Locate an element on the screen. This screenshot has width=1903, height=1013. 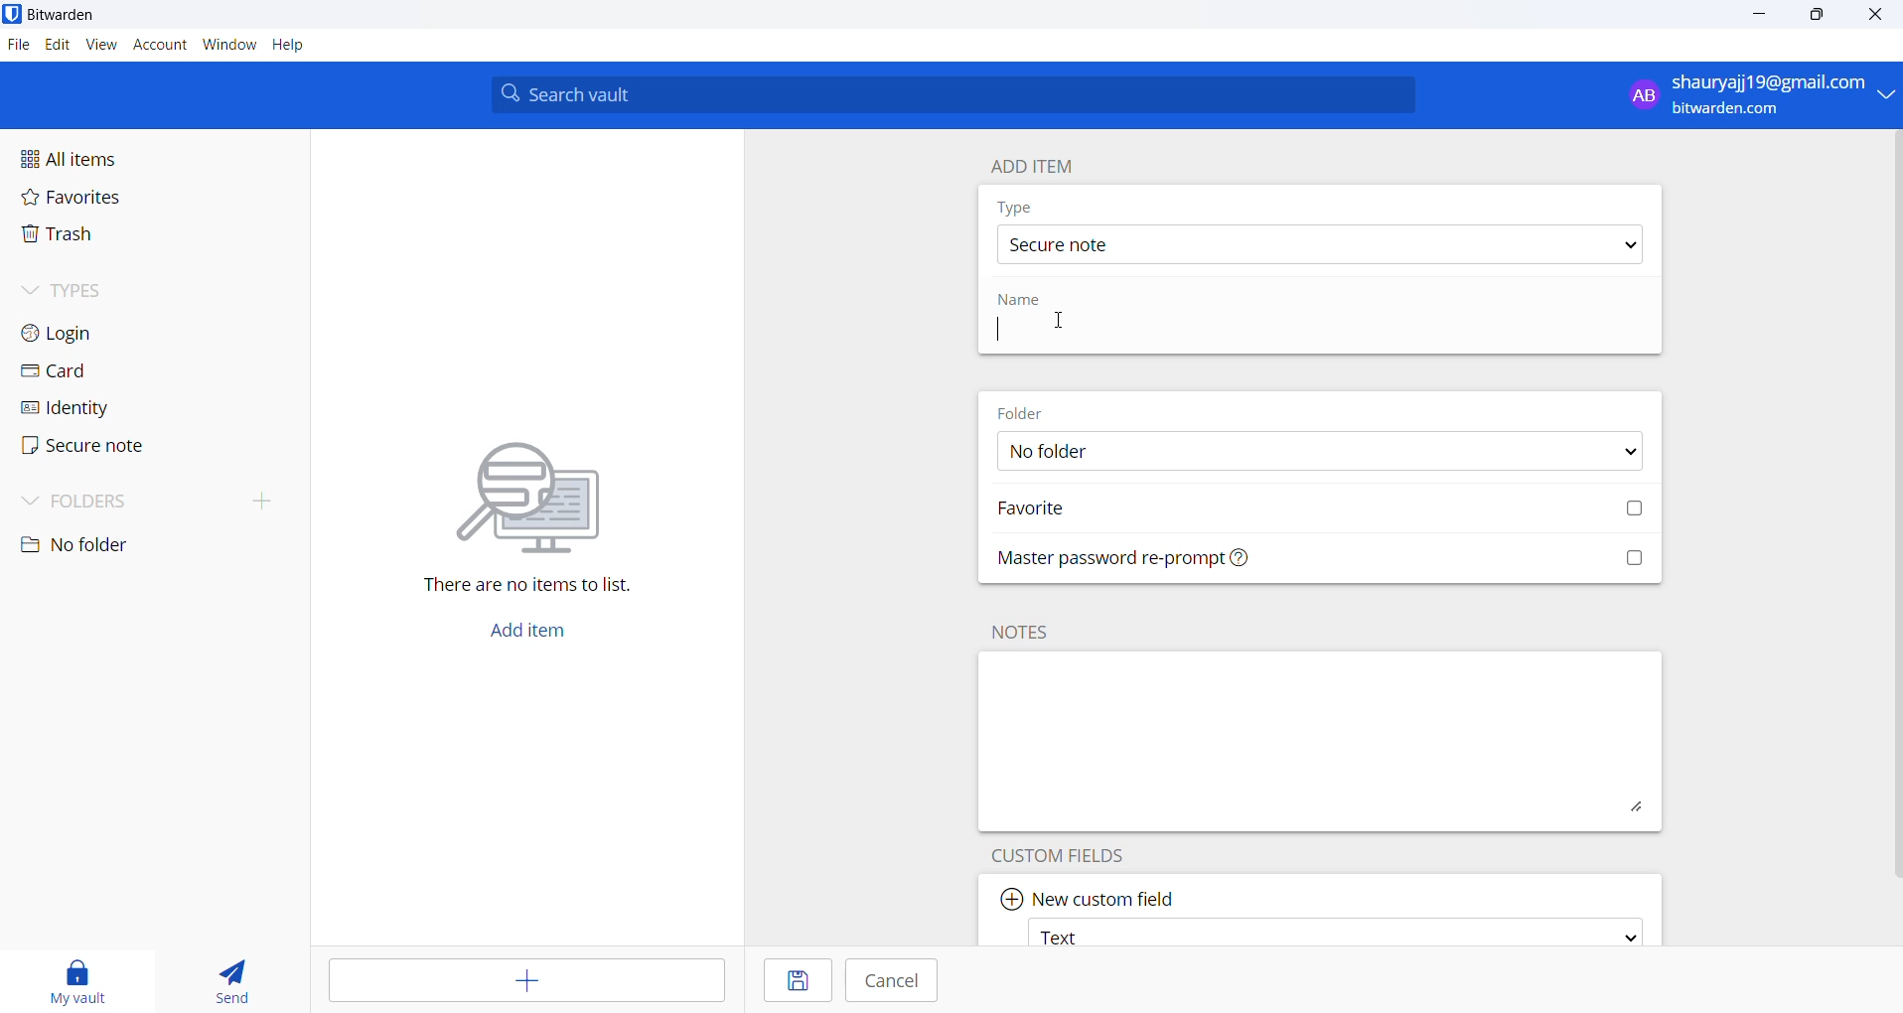
secure note is located at coordinates (107, 450).